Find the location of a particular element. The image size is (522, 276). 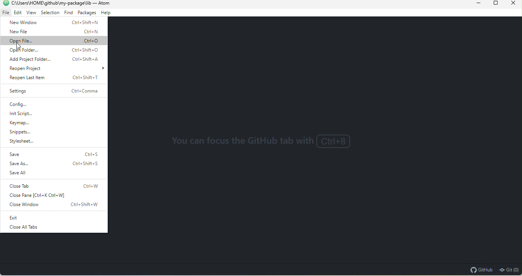

close tab is located at coordinates (57, 185).